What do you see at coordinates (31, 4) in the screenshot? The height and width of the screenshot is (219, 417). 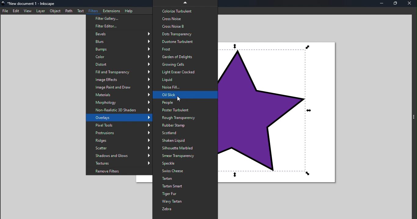 I see `File name` at bounding box center [31, 4].